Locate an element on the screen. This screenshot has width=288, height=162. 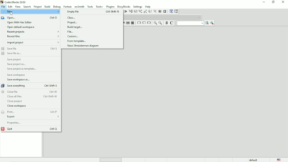
Search is located at coordinates (27, 7).